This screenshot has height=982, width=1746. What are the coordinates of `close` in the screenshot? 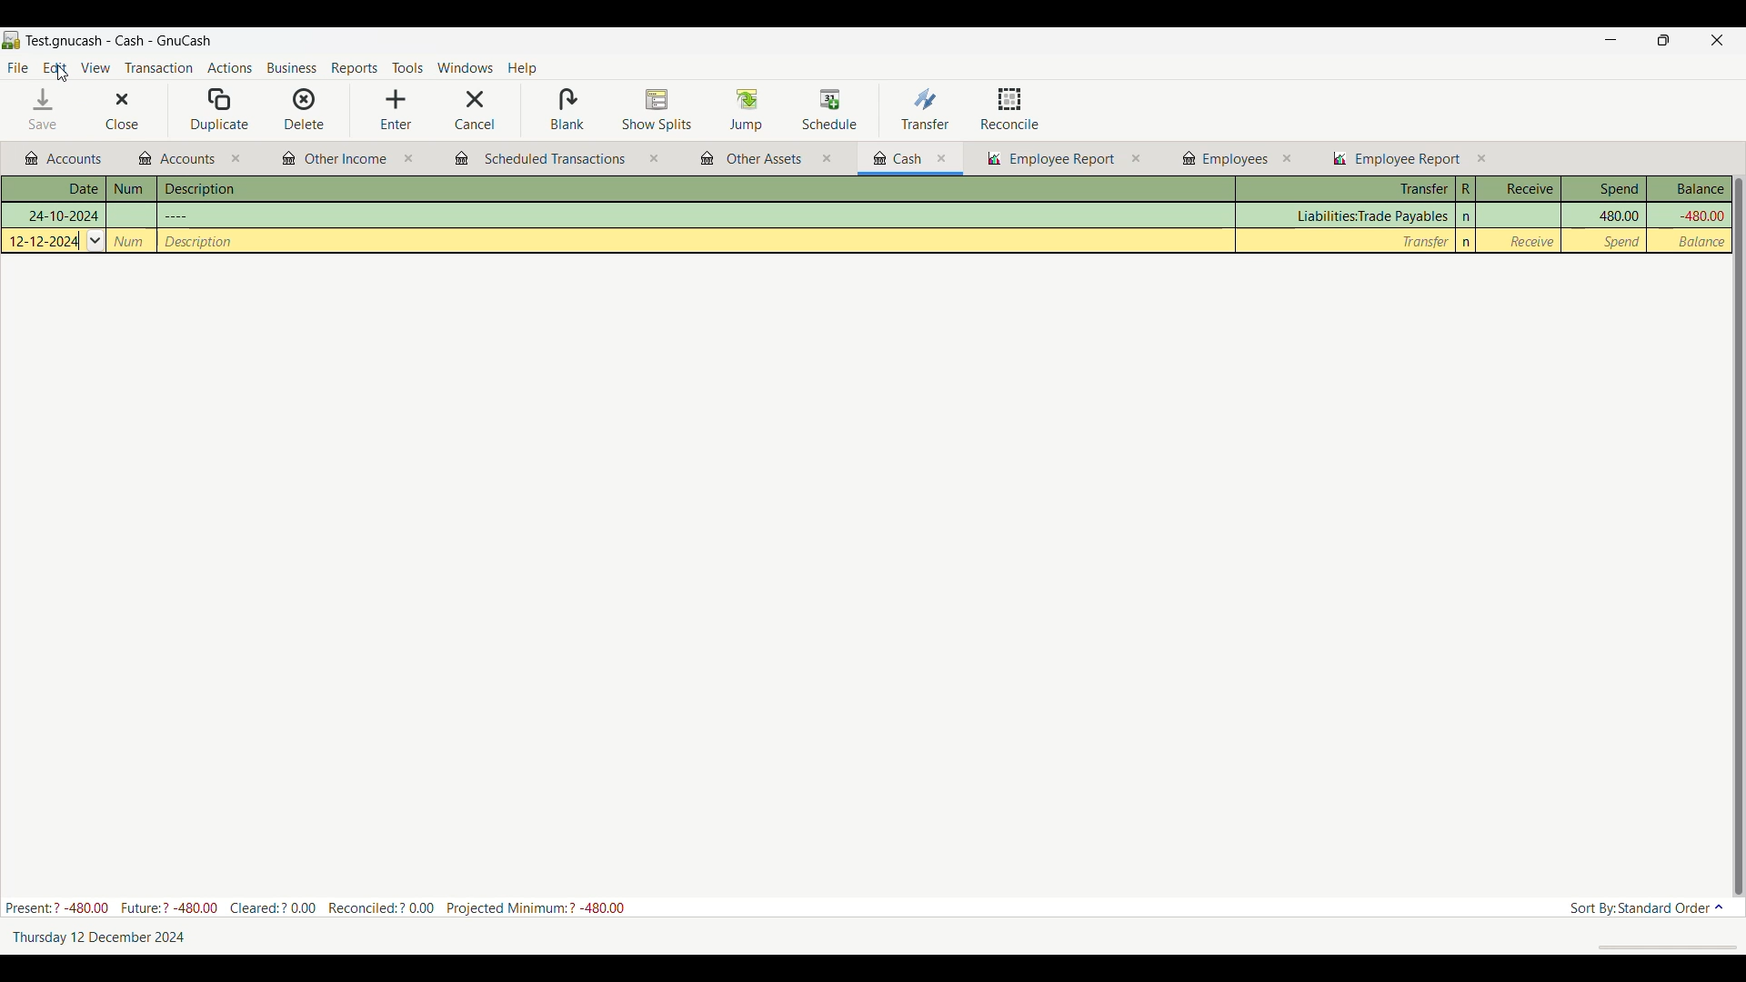 It's located at (1135, 159).